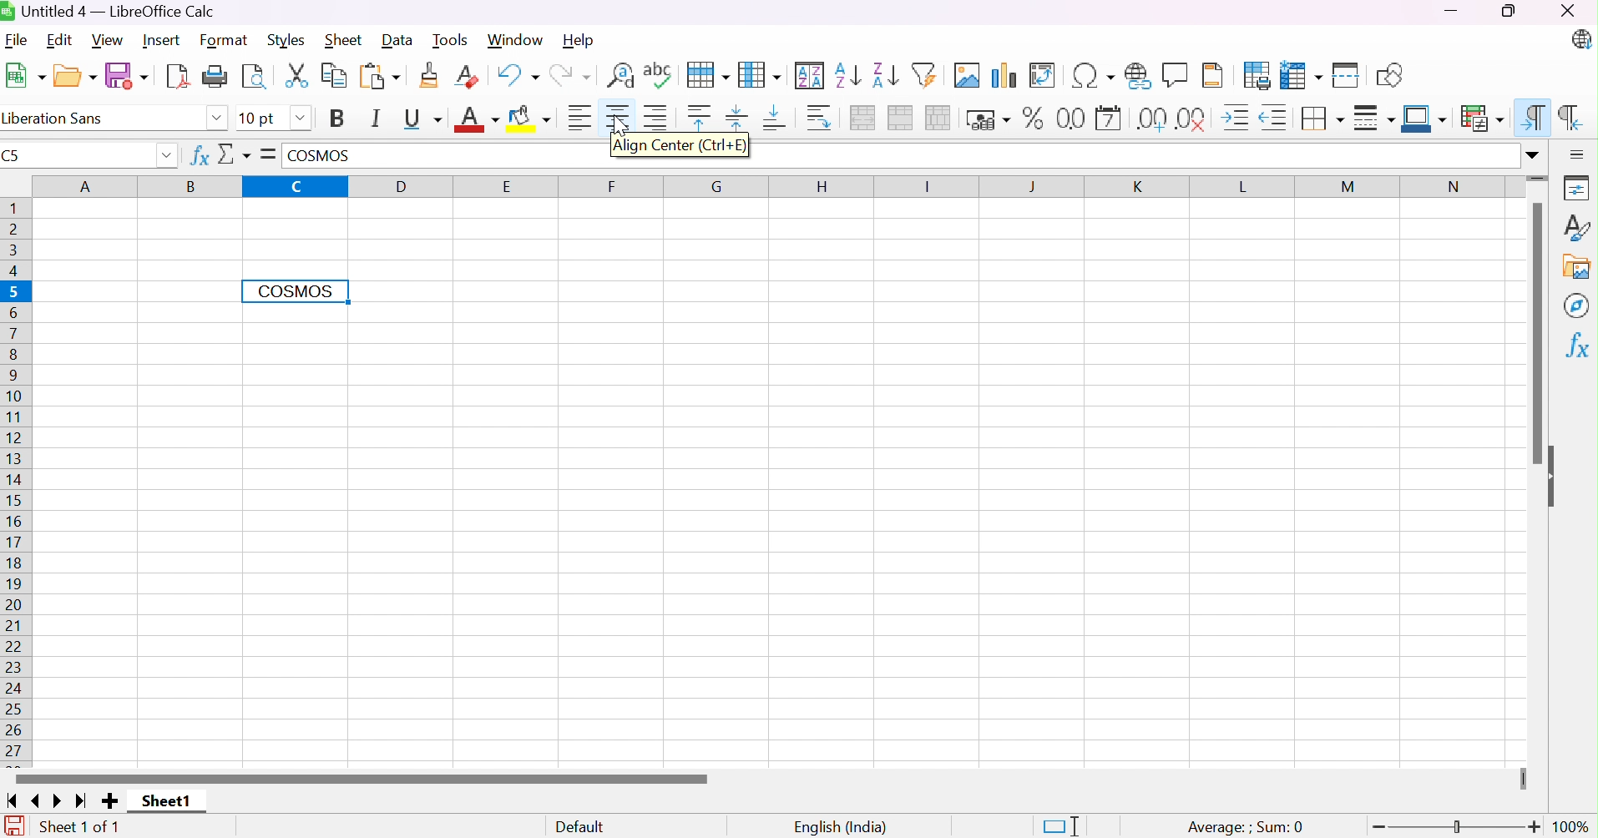 The image size is (1598, 838). I want to click on Border Color, so click(1425, 118).